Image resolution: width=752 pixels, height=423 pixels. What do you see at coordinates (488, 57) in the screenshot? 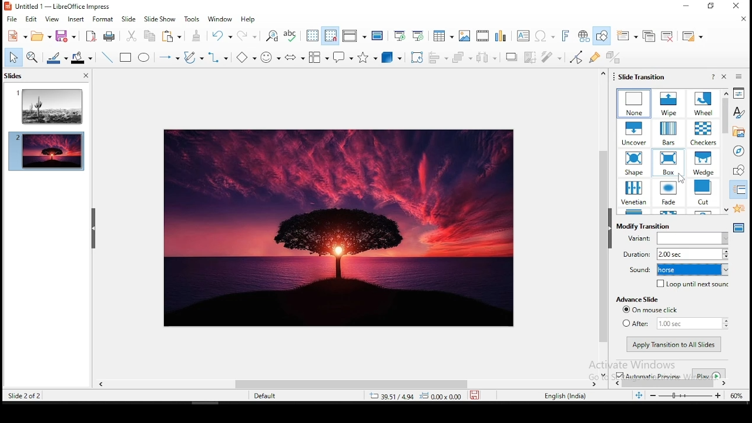
I see `distribute` at bounding box center [488, 57].